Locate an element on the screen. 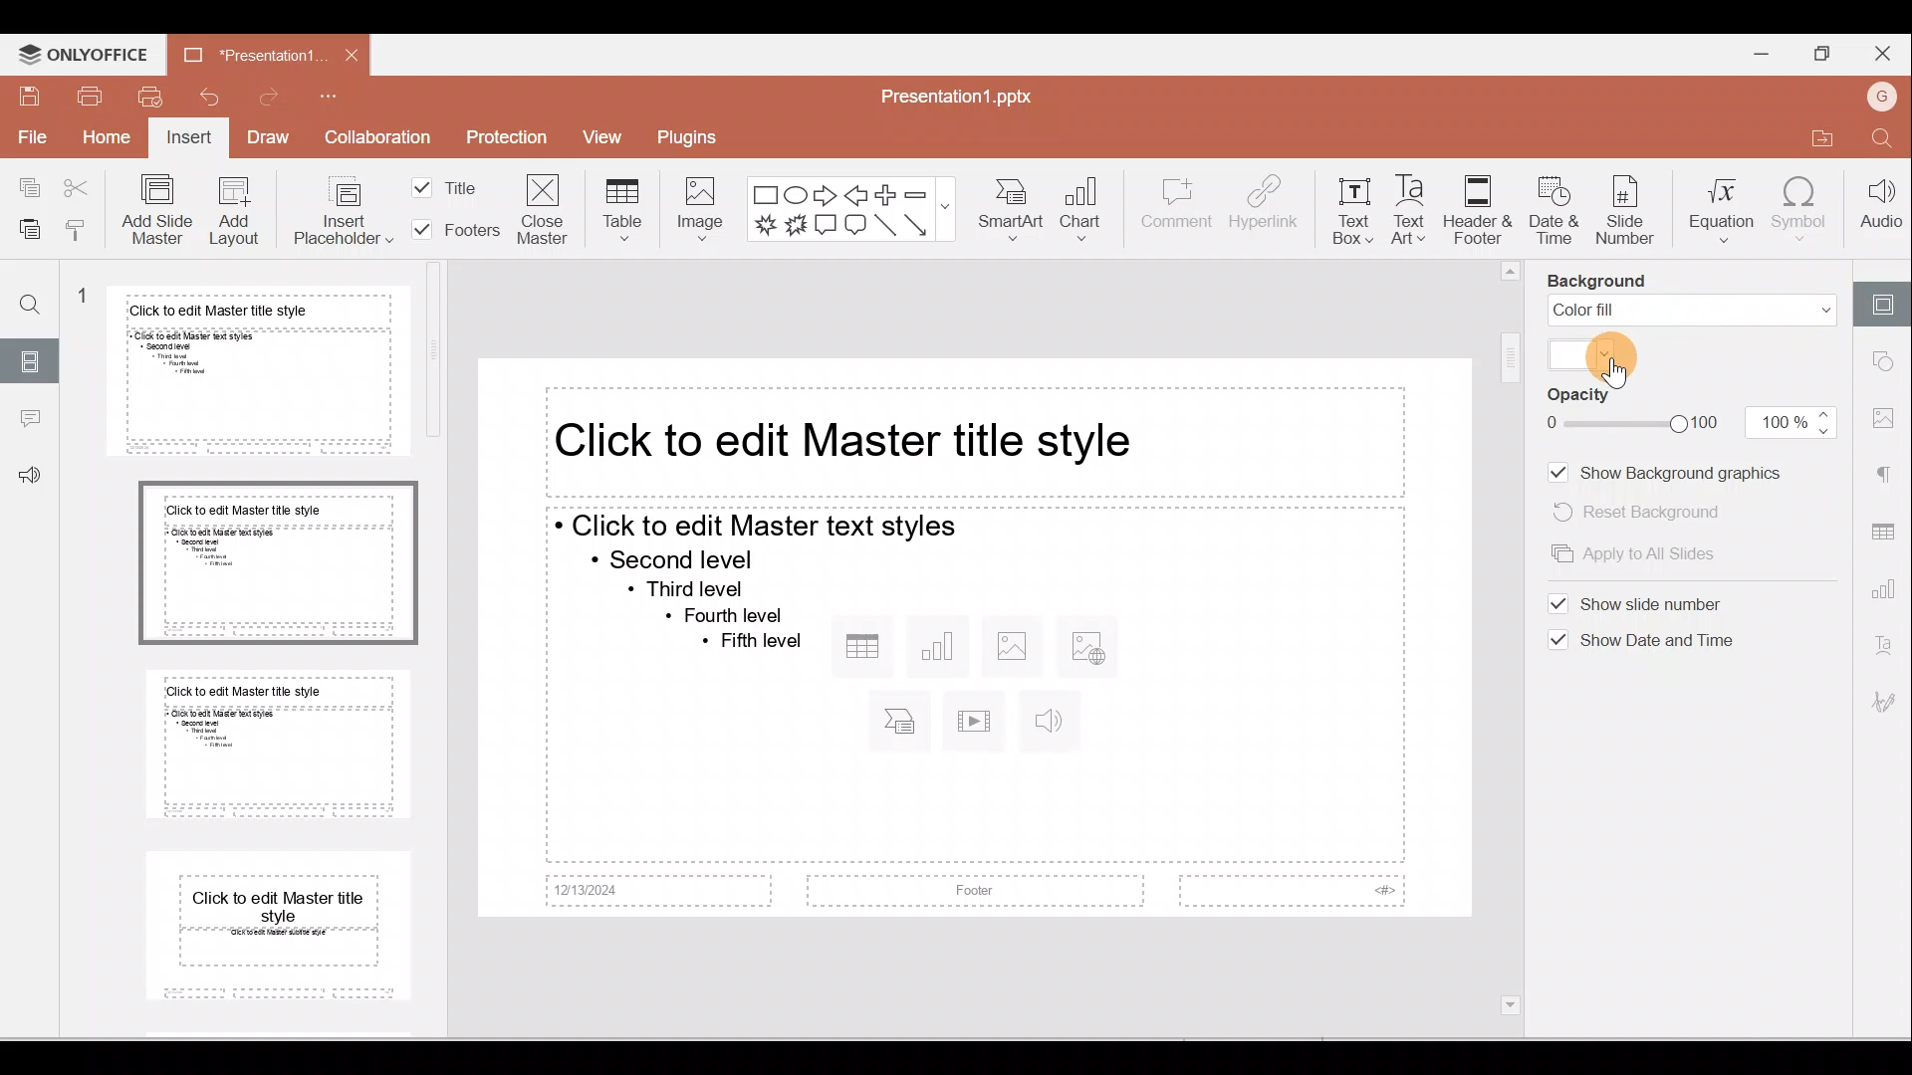  Show background images is located at coordinates (1671, 471).